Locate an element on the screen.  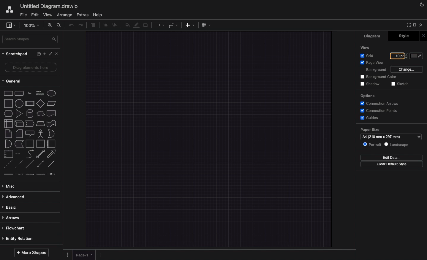
Pages is located at coordinates (67, 255).